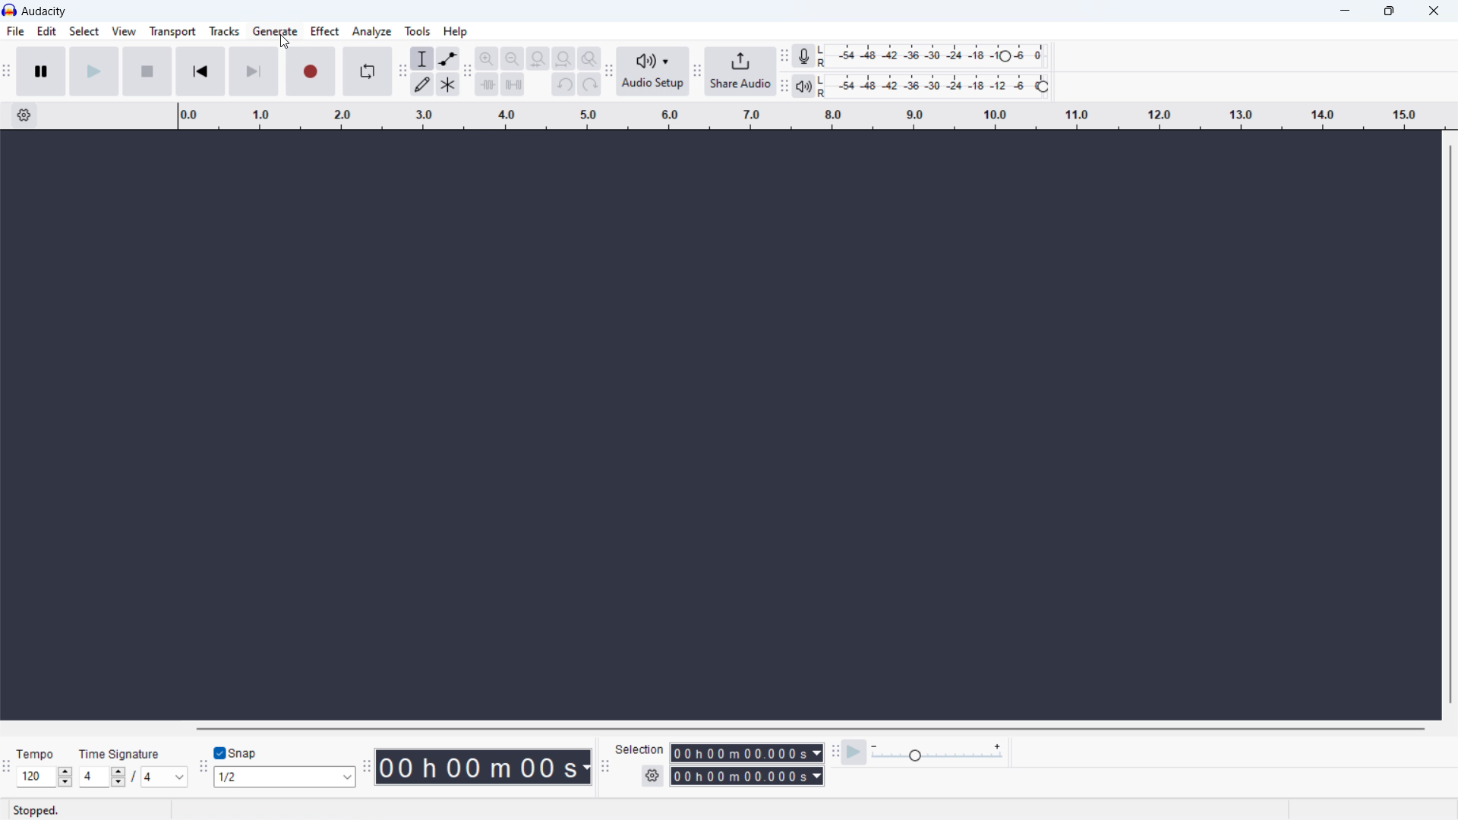 Image resolution: width=1458 pixels, height=820 pixels. I want to click on logo, so click(10, 10).